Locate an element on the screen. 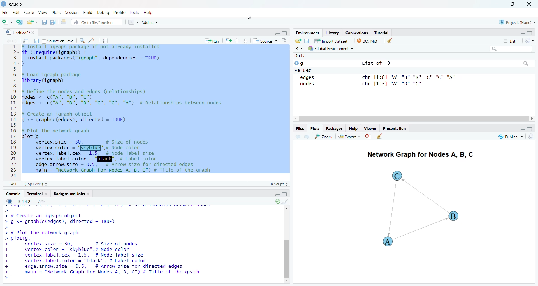  zoom is located at coordinates (324, 137).